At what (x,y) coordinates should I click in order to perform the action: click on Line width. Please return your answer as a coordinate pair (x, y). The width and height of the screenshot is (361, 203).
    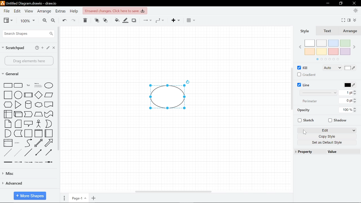
    Looking at the image, I should click on (318, 93).